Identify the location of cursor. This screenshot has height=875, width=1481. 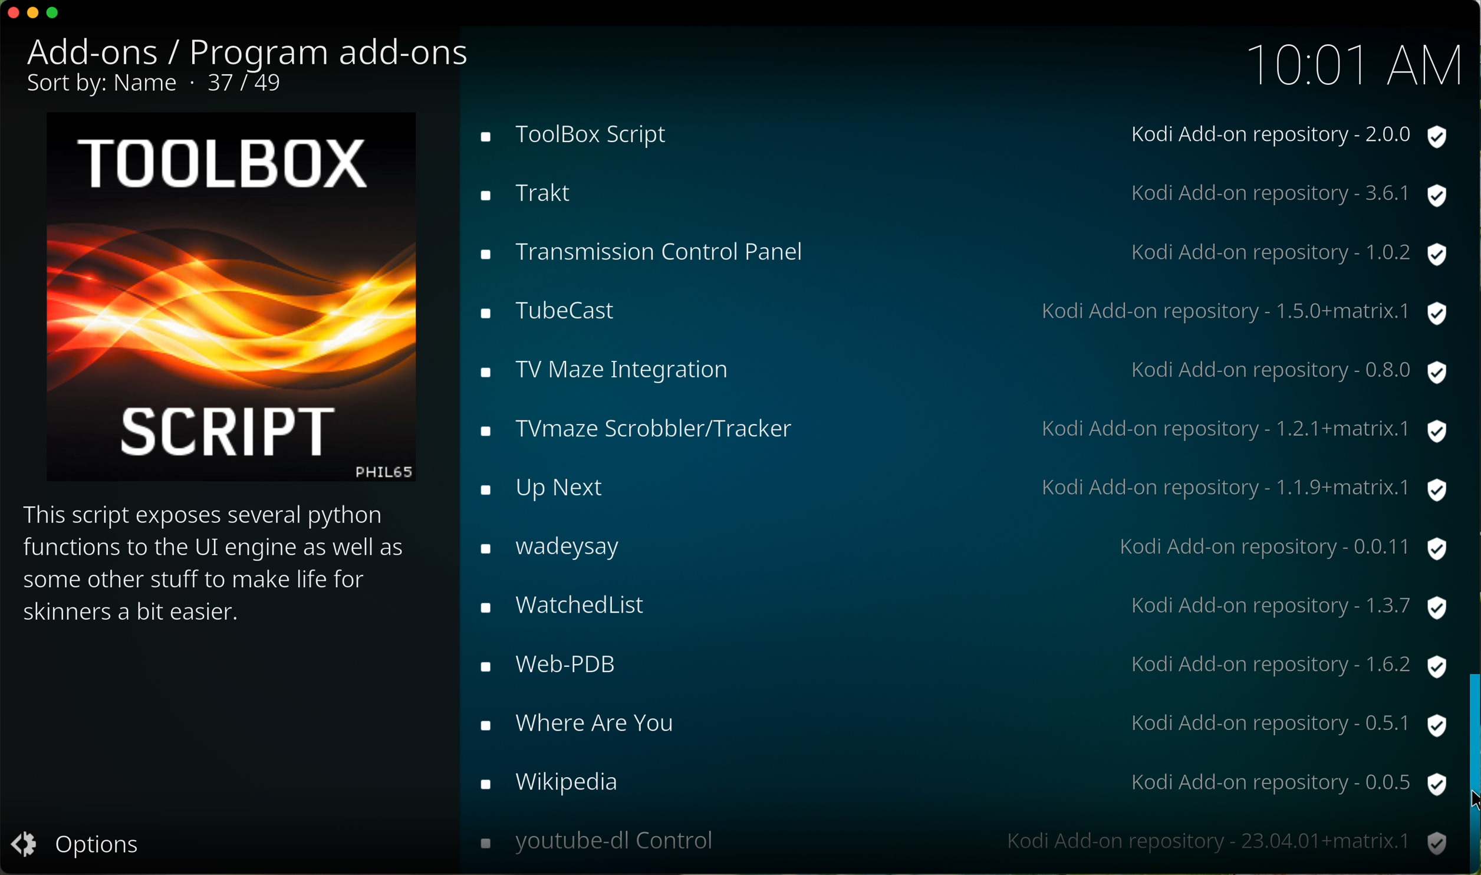
(1468, 799).